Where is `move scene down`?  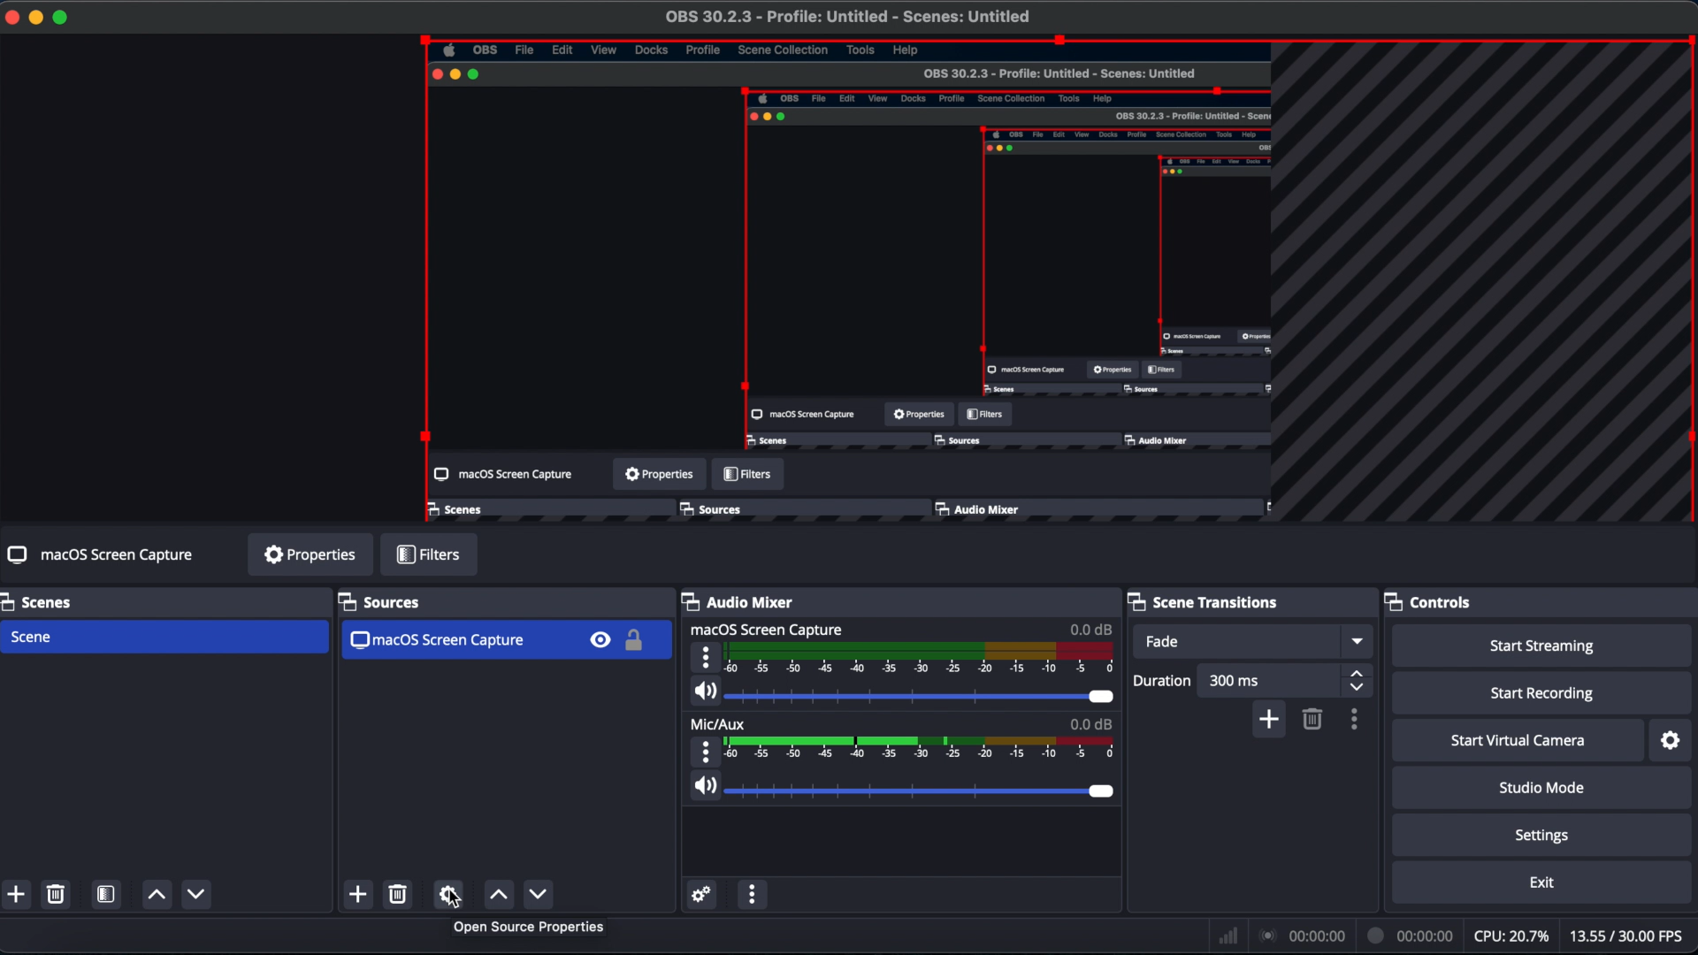 move scene down is located at coordinates (195, 893).